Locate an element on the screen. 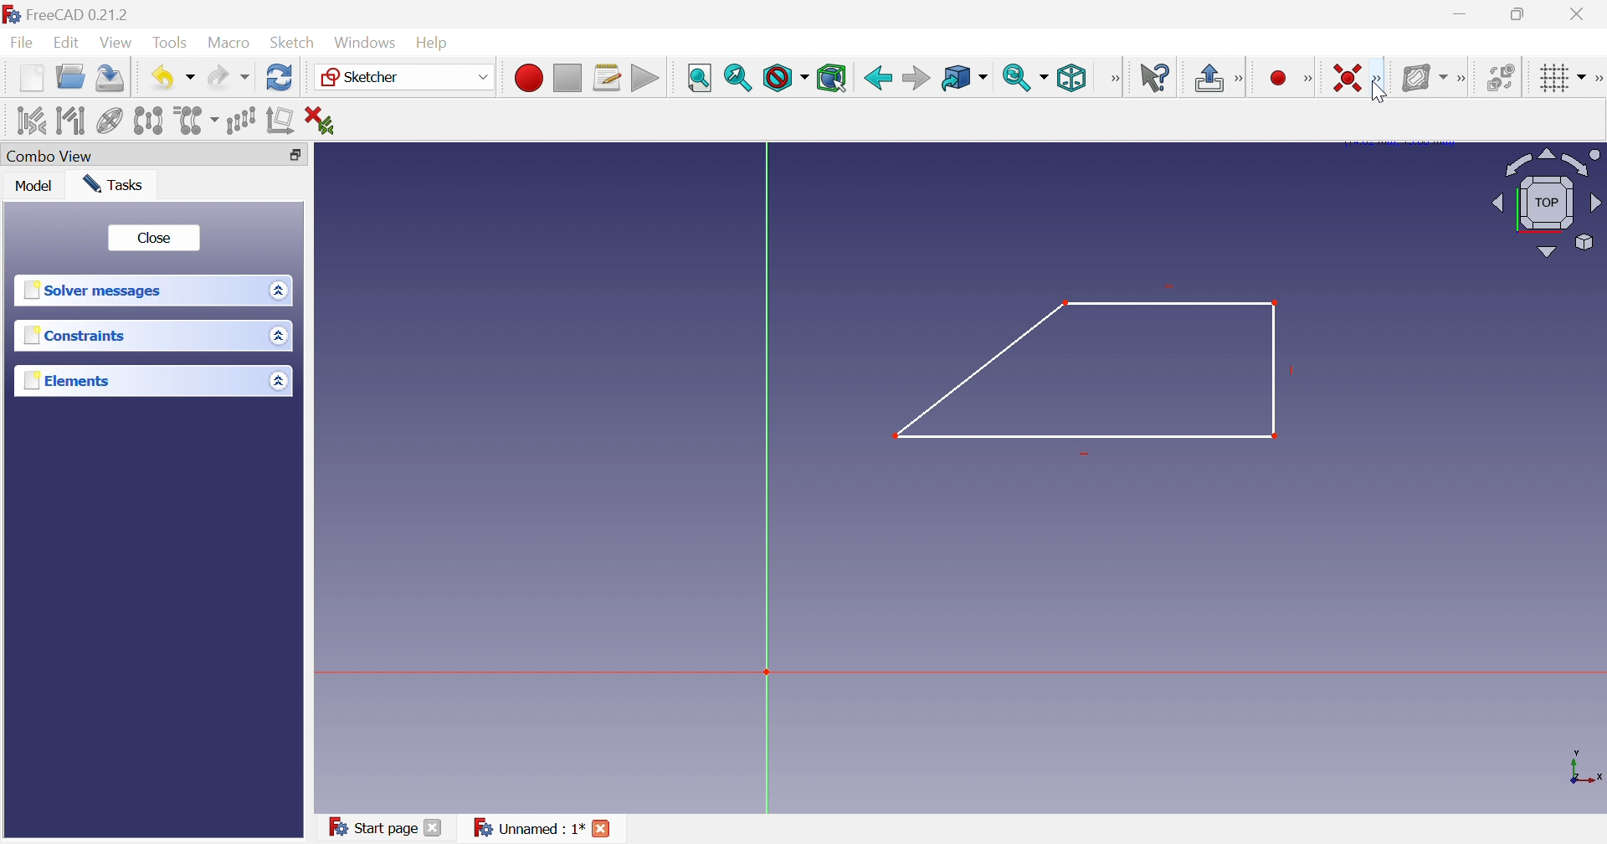 Image resolution: width=1607 pixels, height=844 pixels. Solver messages is located at coordinates (97, 291).